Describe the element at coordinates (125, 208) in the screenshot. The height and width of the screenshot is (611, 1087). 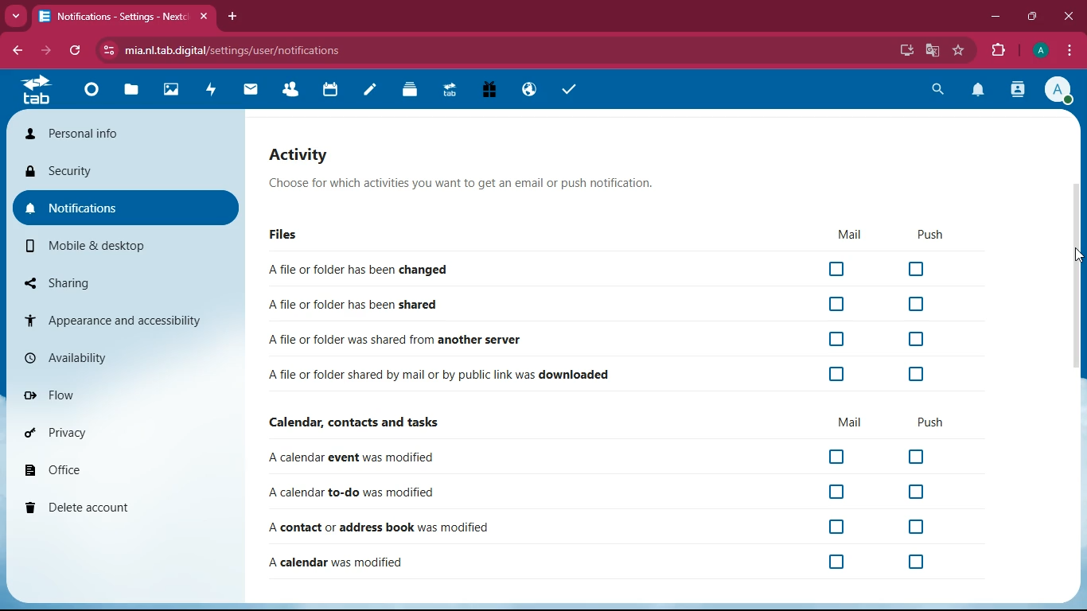
I see `notifications` at that location.